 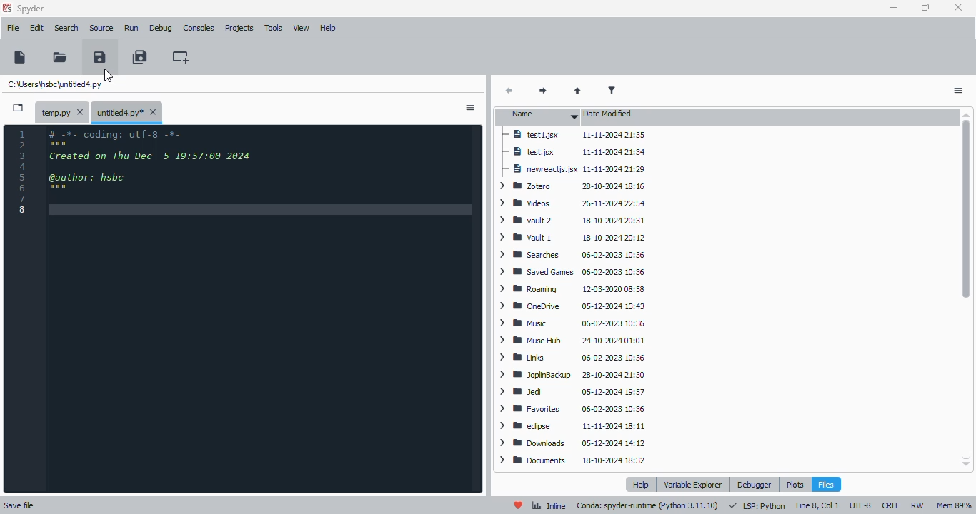 What do you see at coordinates (126, 112) in the screenshot?
I see `untitled4.py` at bounding box center [126, 112].